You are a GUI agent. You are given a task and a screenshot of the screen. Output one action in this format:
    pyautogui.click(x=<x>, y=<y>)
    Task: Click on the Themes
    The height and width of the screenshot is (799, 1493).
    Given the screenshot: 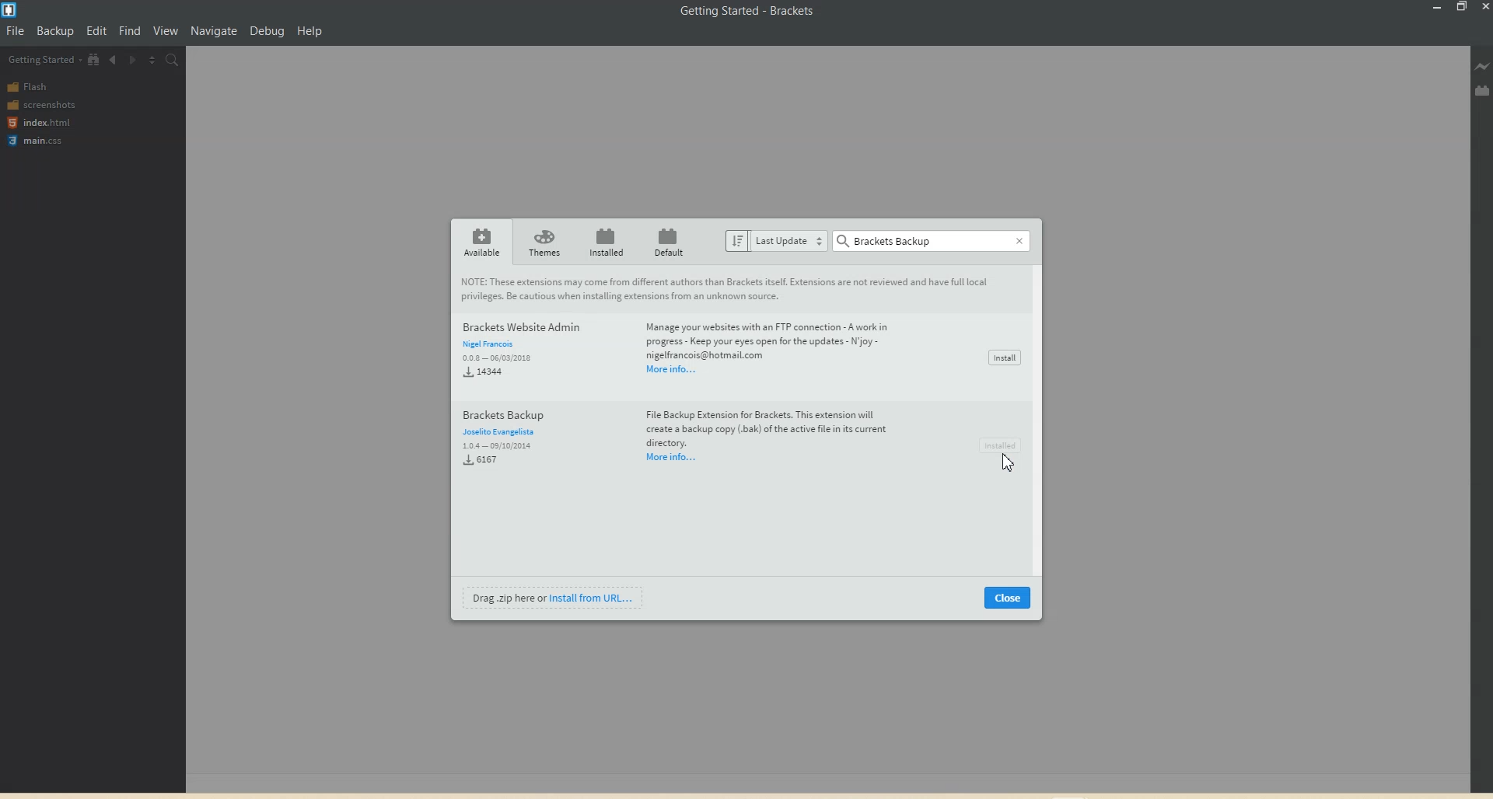 What is the action you would take?
    pyautogui.click(x=543, y=242)
    